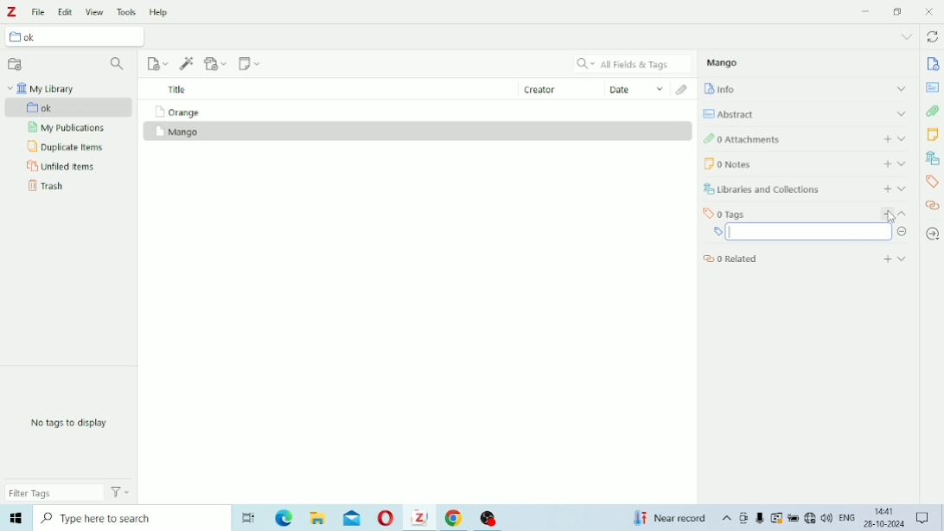 The width and height of the screenshot is (944, 531). I want to click on Libraries and Collections, so click(805, 189).